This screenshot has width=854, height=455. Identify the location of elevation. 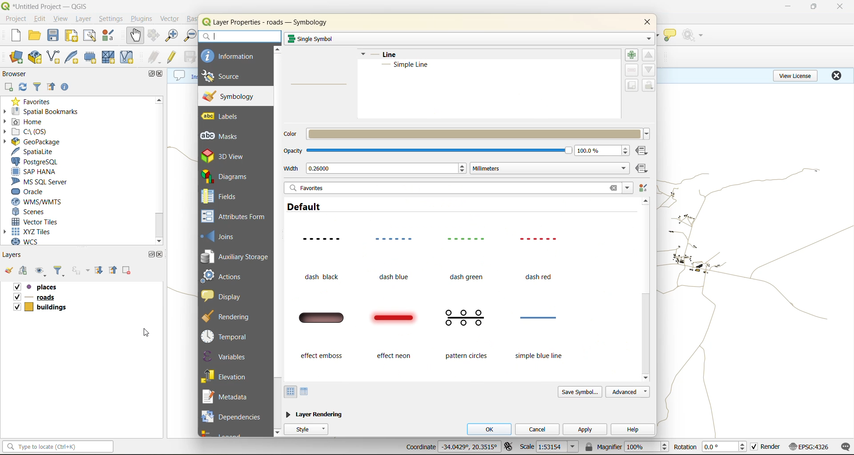
(227, 376).